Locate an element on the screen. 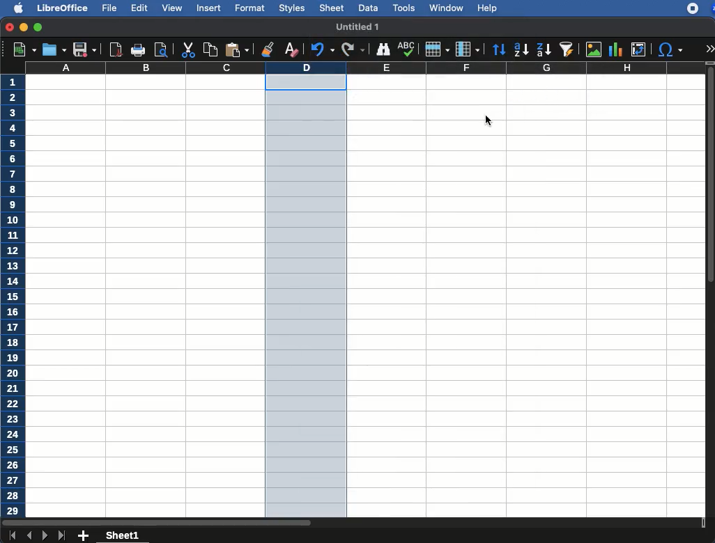  chart is located at coordinates (615, 49).